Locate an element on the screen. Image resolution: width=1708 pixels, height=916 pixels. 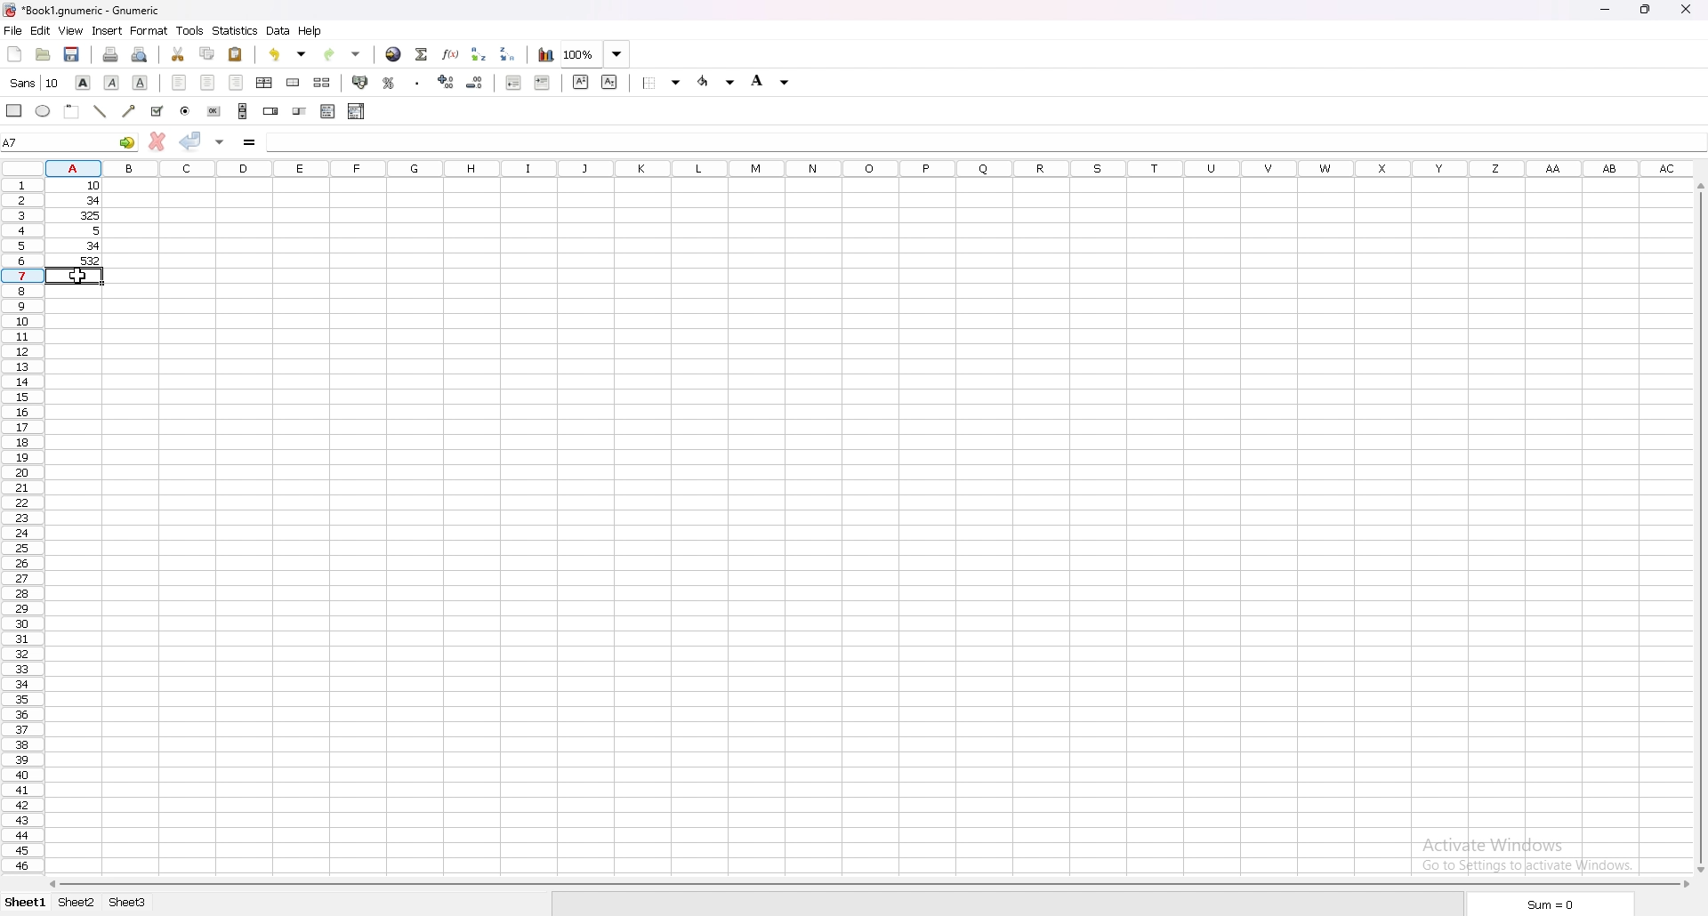
split merged cells is located at coordinates (322, 82).